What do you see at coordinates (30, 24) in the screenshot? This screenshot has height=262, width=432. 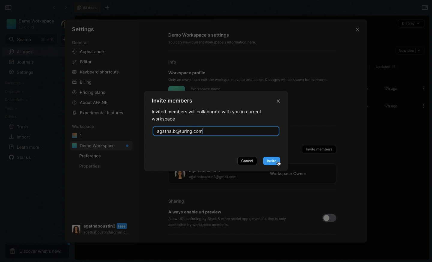 I see `Demo workspace` at bounding box center [30, 24].